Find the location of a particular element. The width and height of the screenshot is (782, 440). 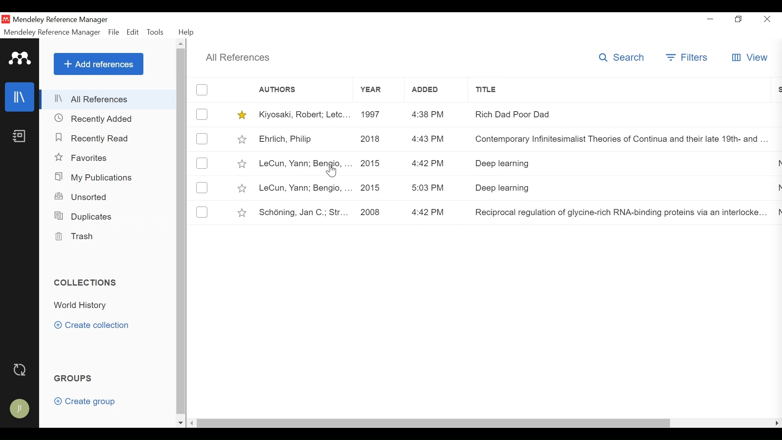

Groups is located at coordinates (75, 379).